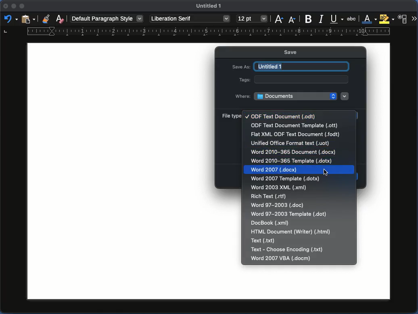 This screenshot has width=418, height=314. What do you see at coordinates (231, 116) in the screenshot?
I see `file type` at bounding box center [231, 116].